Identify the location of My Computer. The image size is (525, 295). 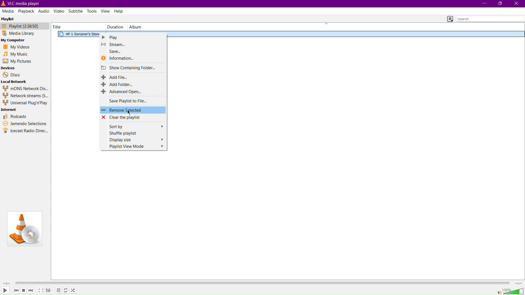
(15, 40).